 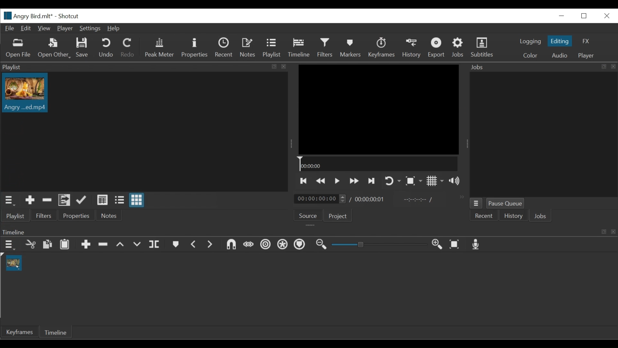 I want to click on Paste, so click(x=64, y=245).